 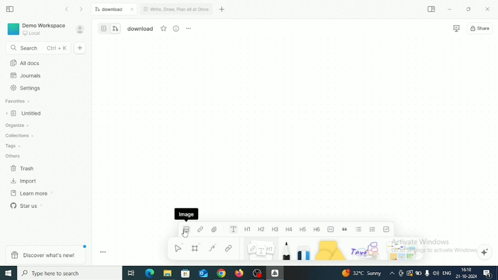 I want to click on Charging, plugged in, so click(x=419, y=272).